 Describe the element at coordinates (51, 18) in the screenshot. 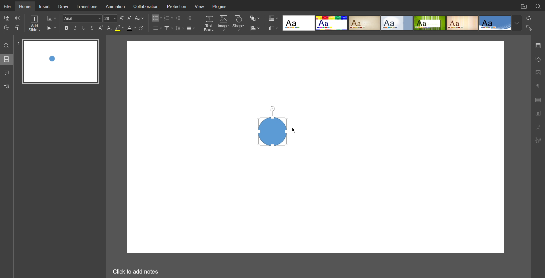

I see `Slide Settings` at that location.